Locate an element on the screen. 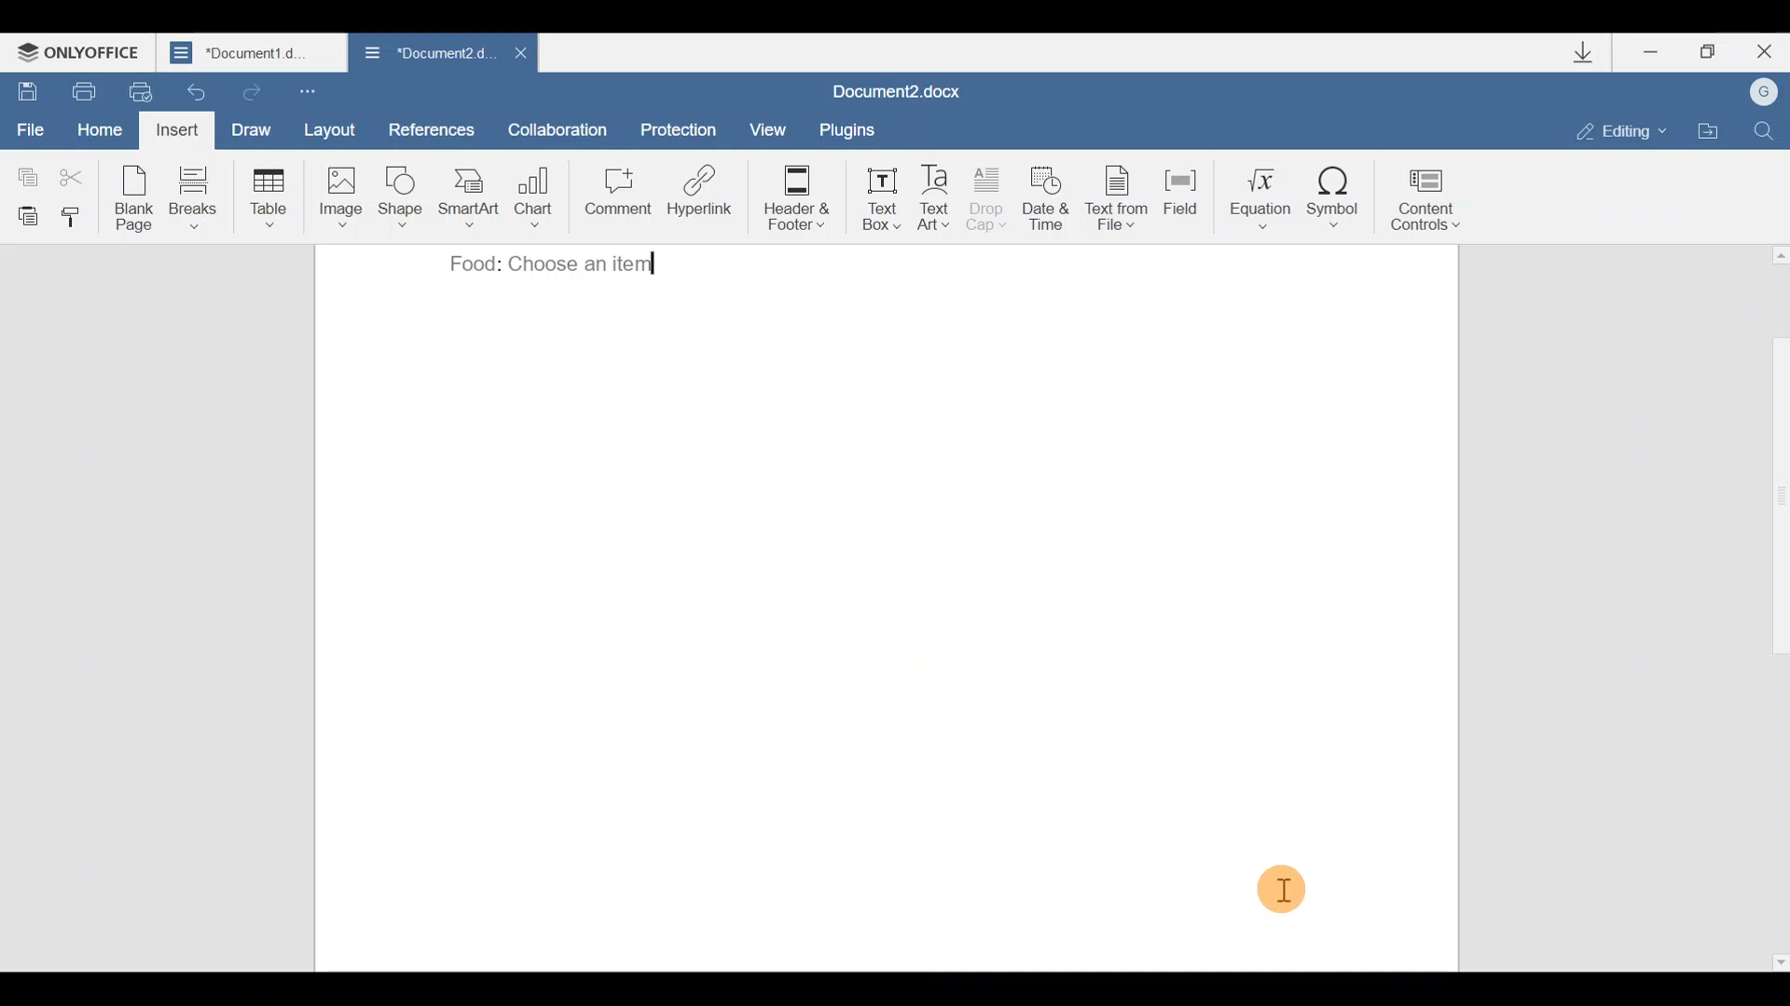  Hyperlink is located at coordinates (701, 197).